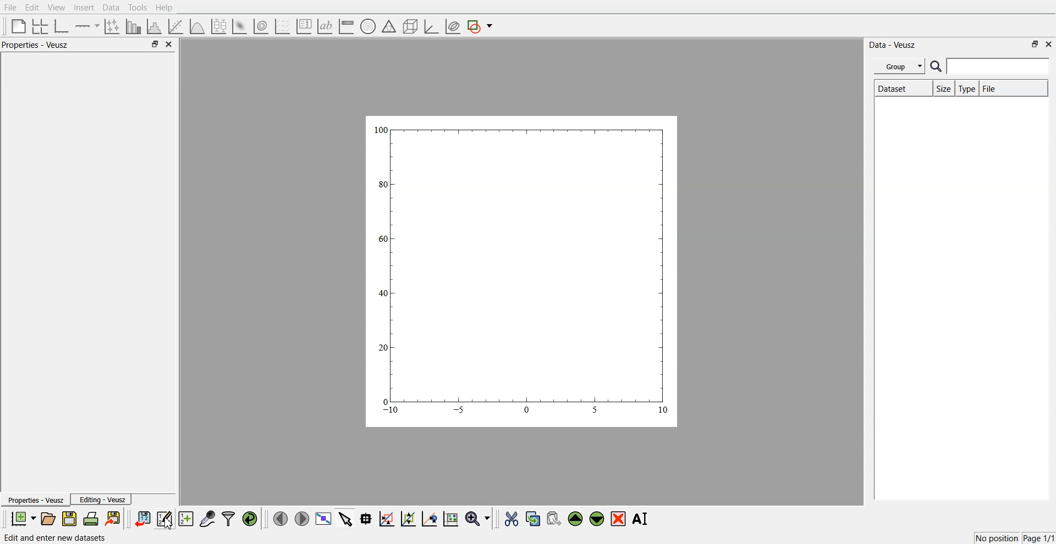  Describe the element at coordinates (56, 8) in the screenshot. I see `View` at that location.